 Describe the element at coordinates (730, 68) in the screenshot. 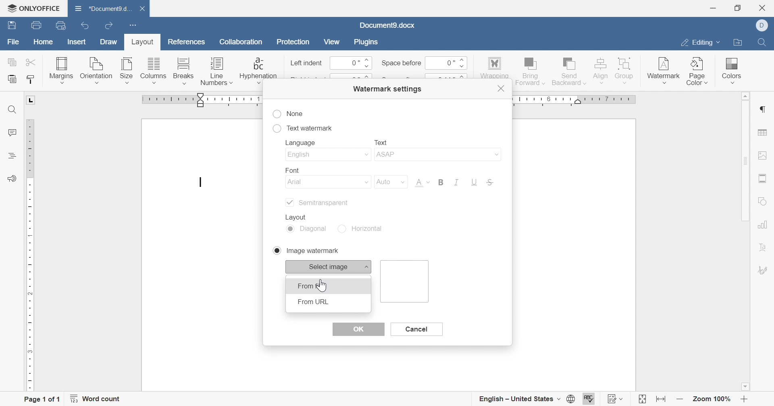

I see `colors` at that location.